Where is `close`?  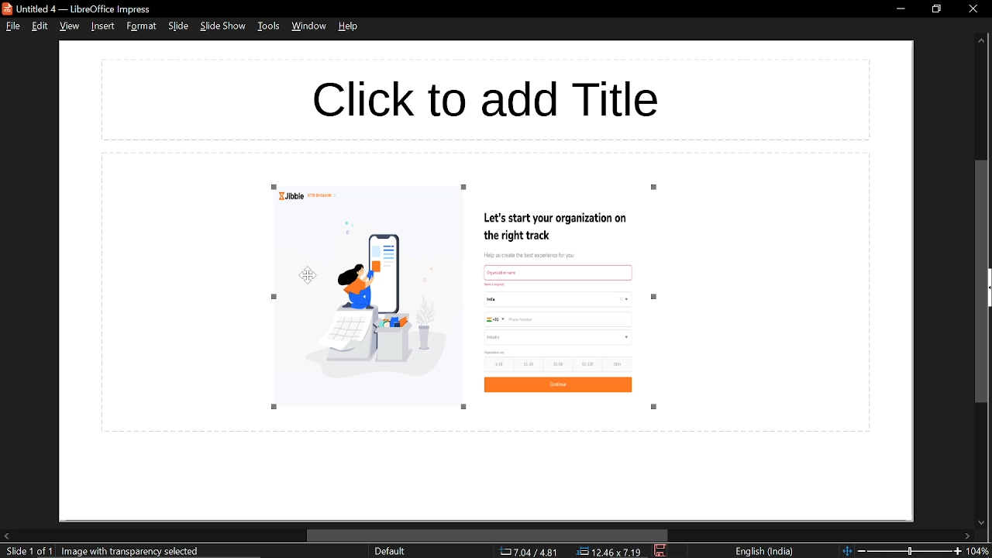 close is located at coordinates (976, 10).